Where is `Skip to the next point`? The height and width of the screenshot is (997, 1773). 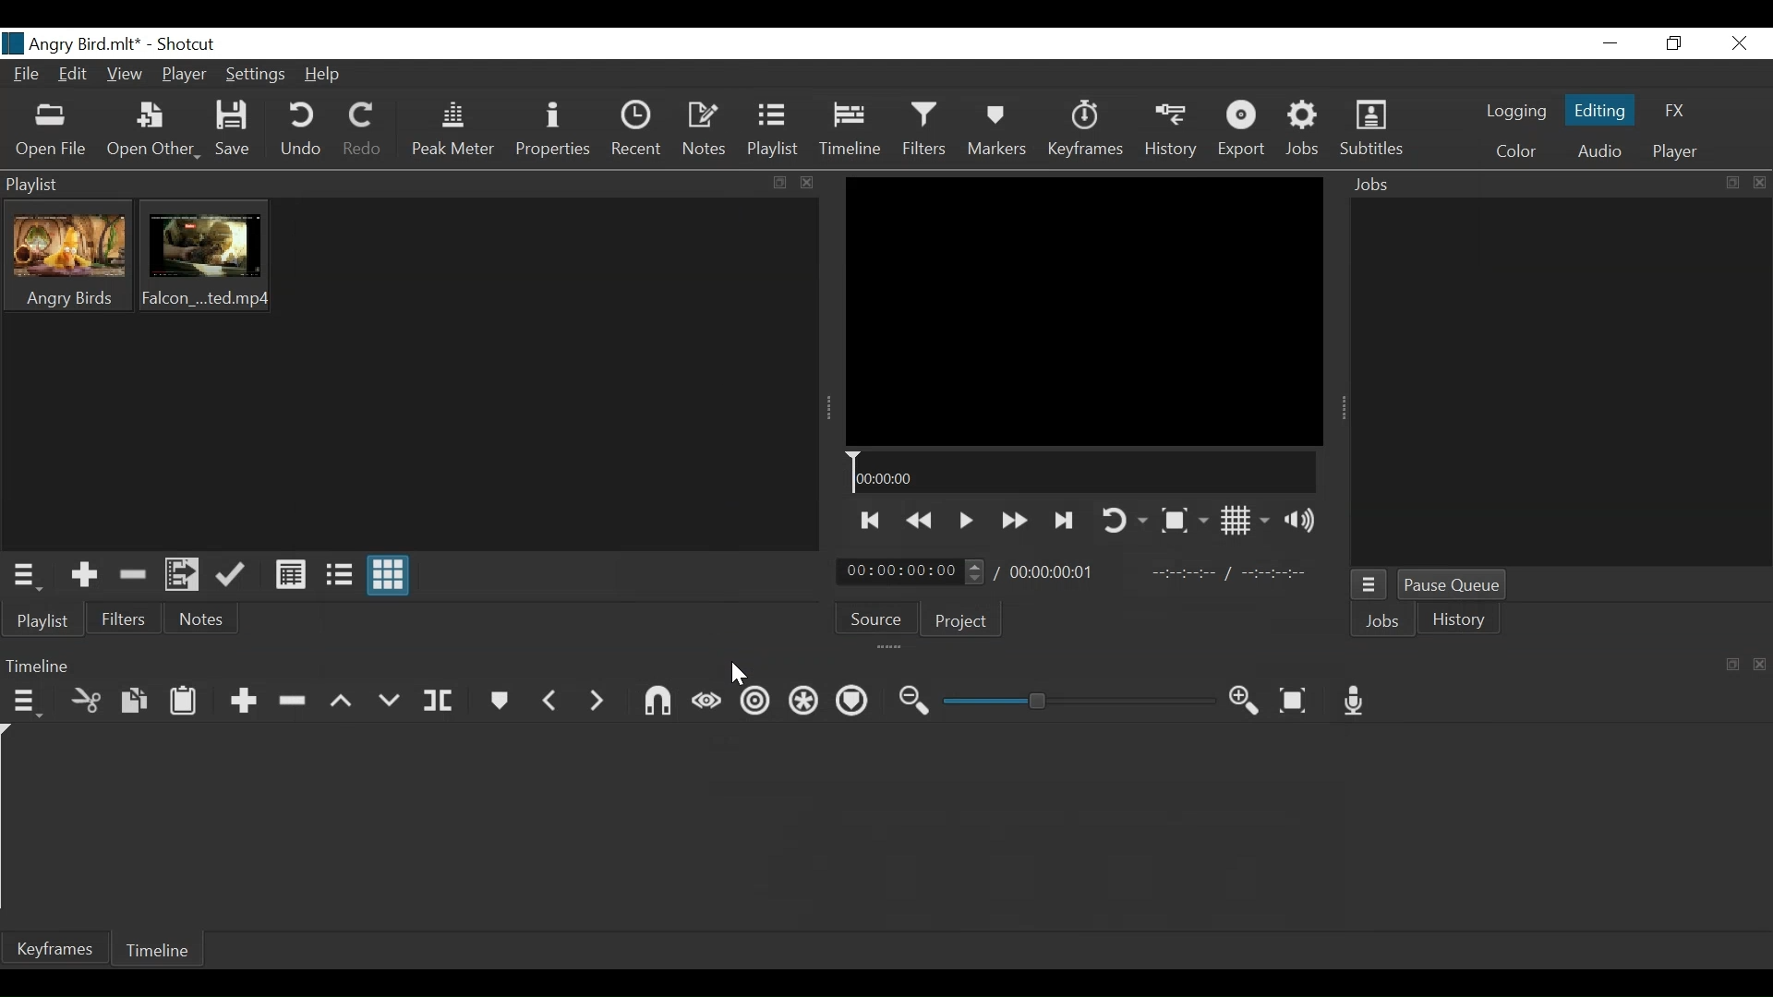 Skip to the next point is located at coordinates (1065, 519).